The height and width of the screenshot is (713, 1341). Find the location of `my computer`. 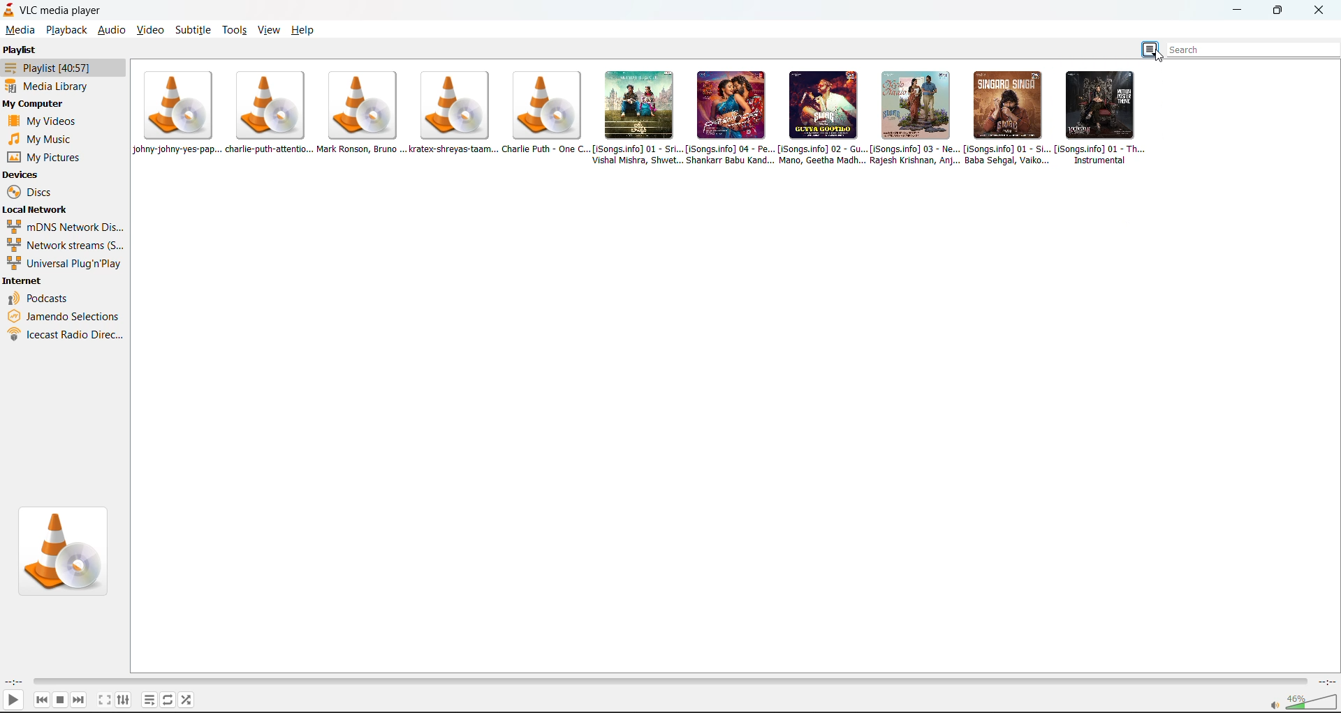

my computer is located at coordinates (36, 103).